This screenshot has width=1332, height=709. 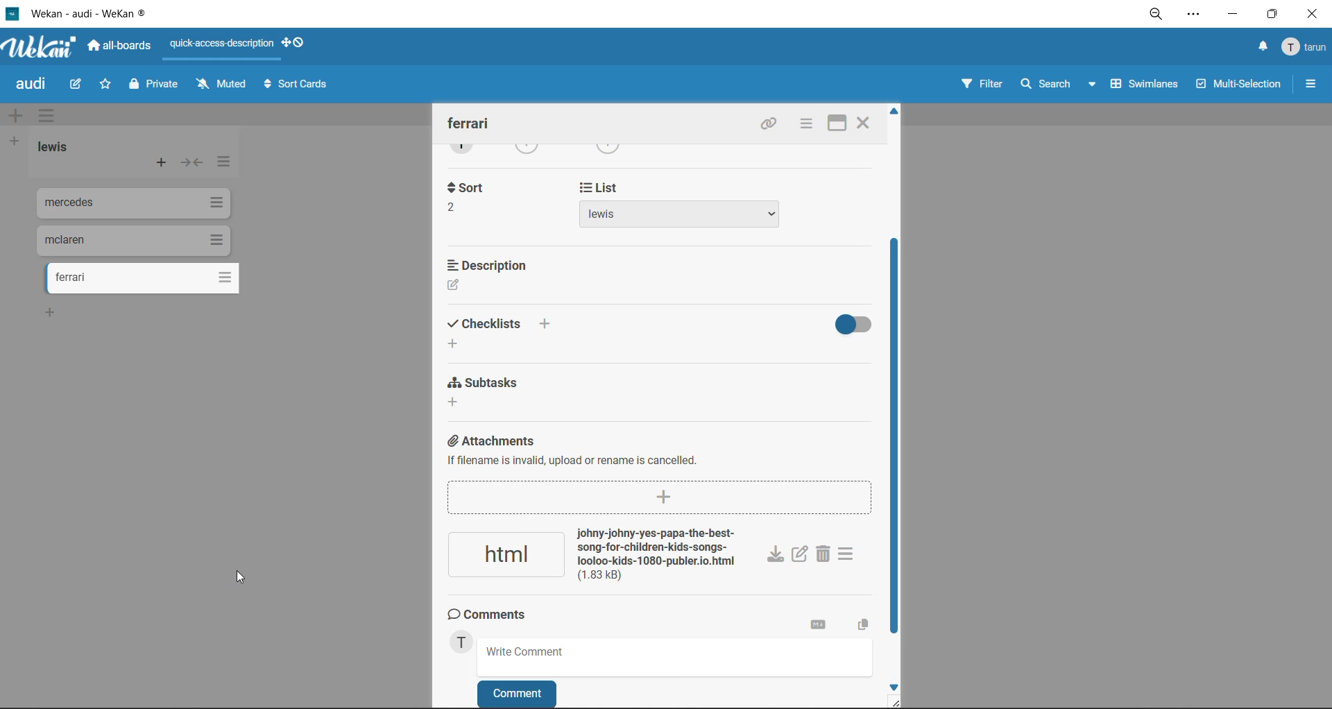 What do you see at coordinates (15, 144) in the screenshot?
I see `add list` at bounding box center [15, 144].